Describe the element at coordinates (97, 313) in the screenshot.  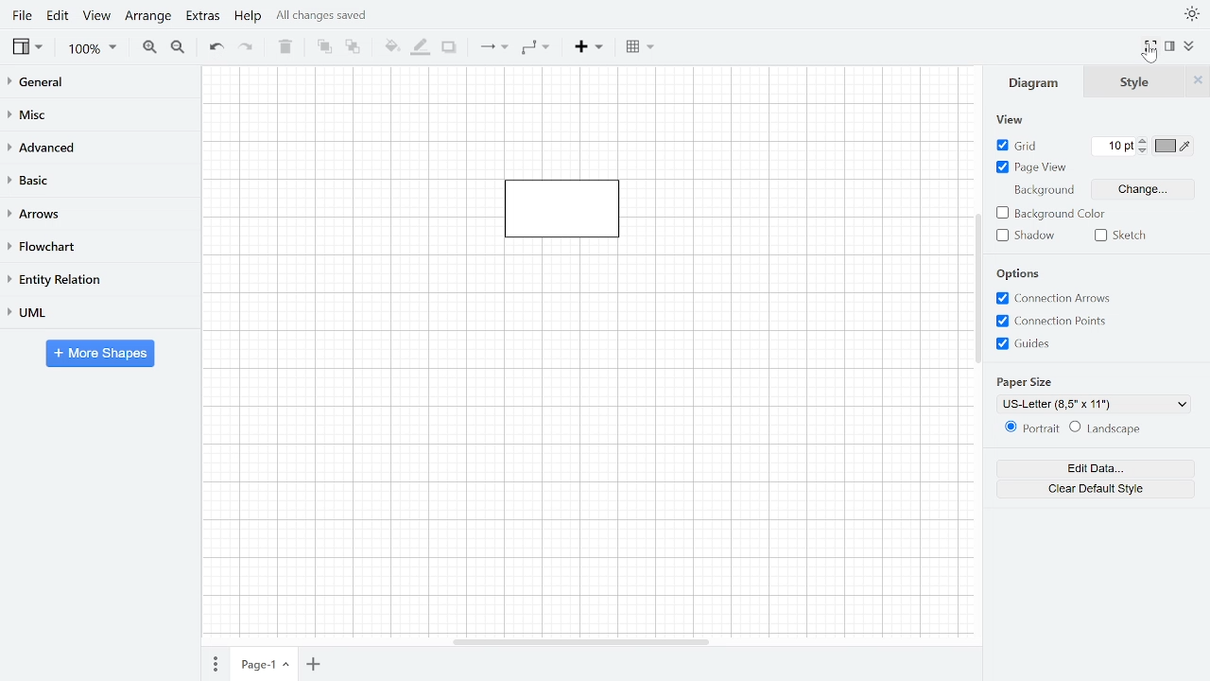
I see `UML` at that location.